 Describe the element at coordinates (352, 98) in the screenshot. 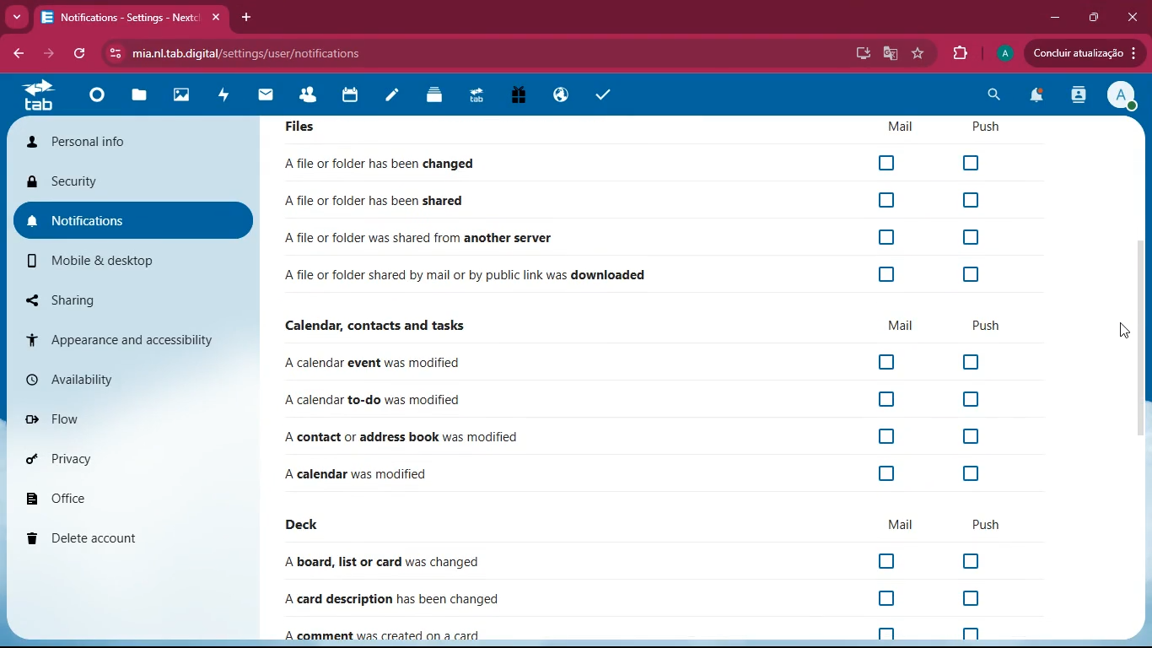

I see `calendar` at that location.